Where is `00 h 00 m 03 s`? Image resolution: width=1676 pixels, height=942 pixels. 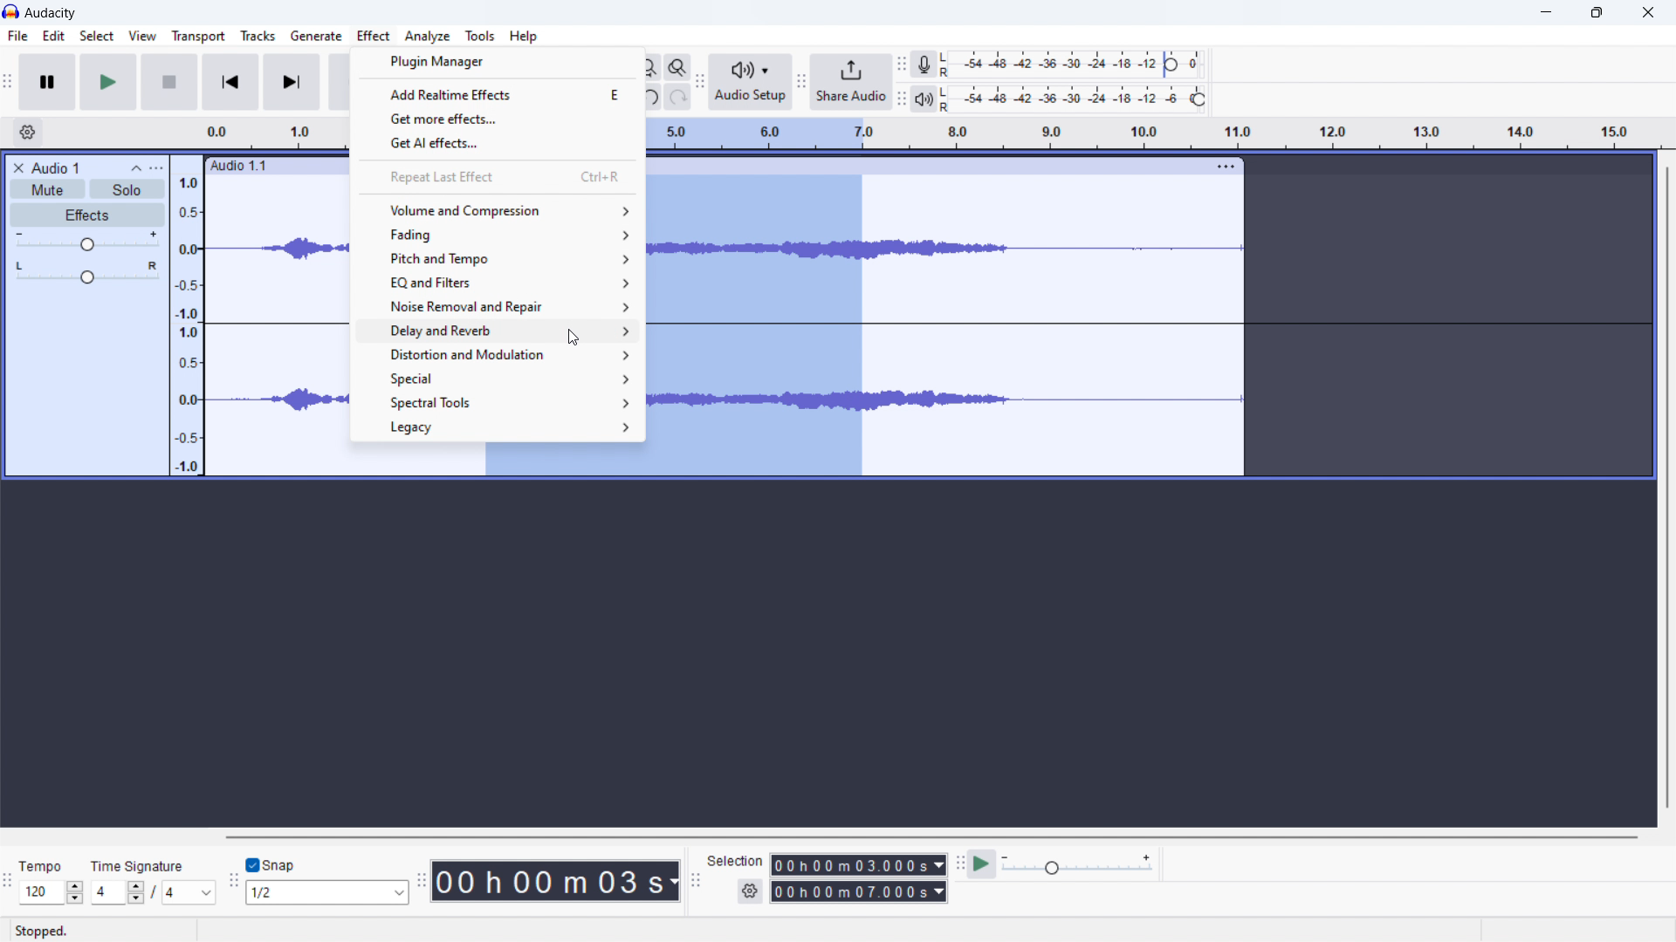
00 h 00 m 03 s is located at coordinates (556, 880).